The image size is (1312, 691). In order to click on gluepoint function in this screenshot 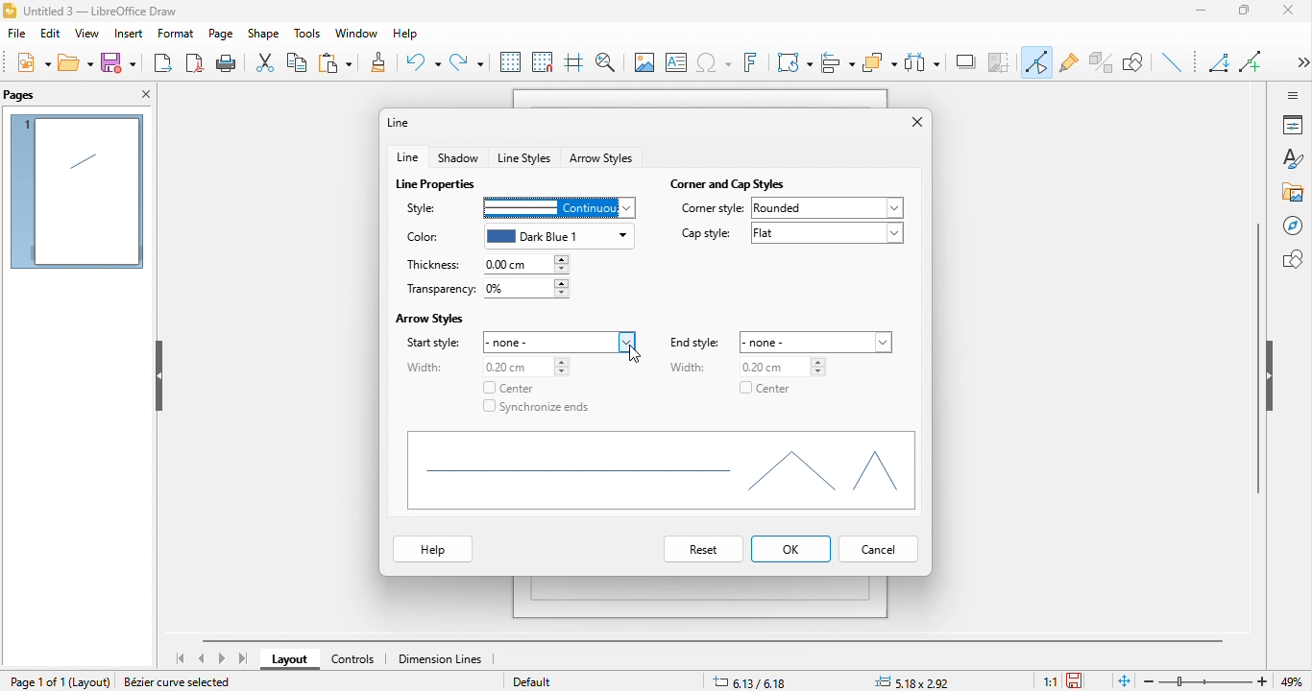, I will do `click(1070, 64)`.